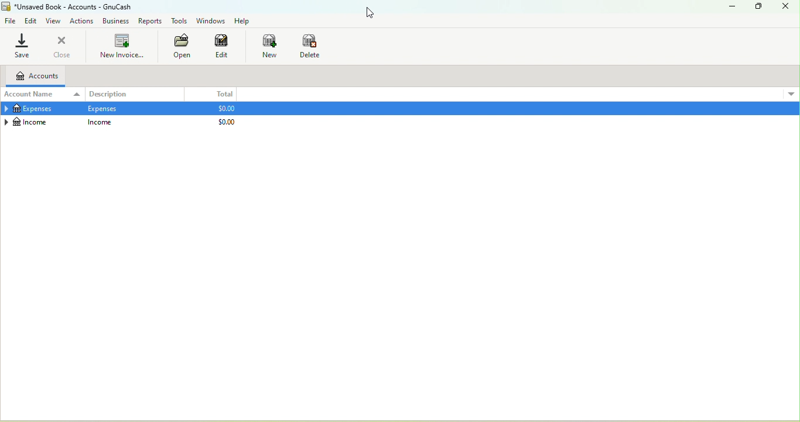 The height and width of the screenshot is (422, 800). I want to click on File, so click(11, 22).